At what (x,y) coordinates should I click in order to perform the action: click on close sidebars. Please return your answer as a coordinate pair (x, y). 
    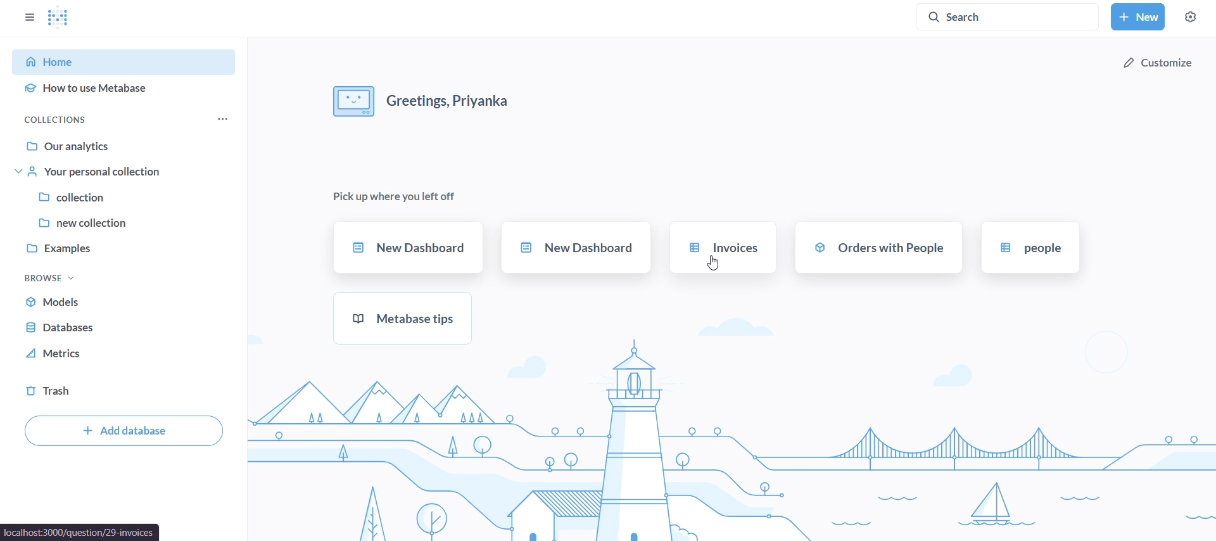
    Looking at the image, I should click on (28, 16).